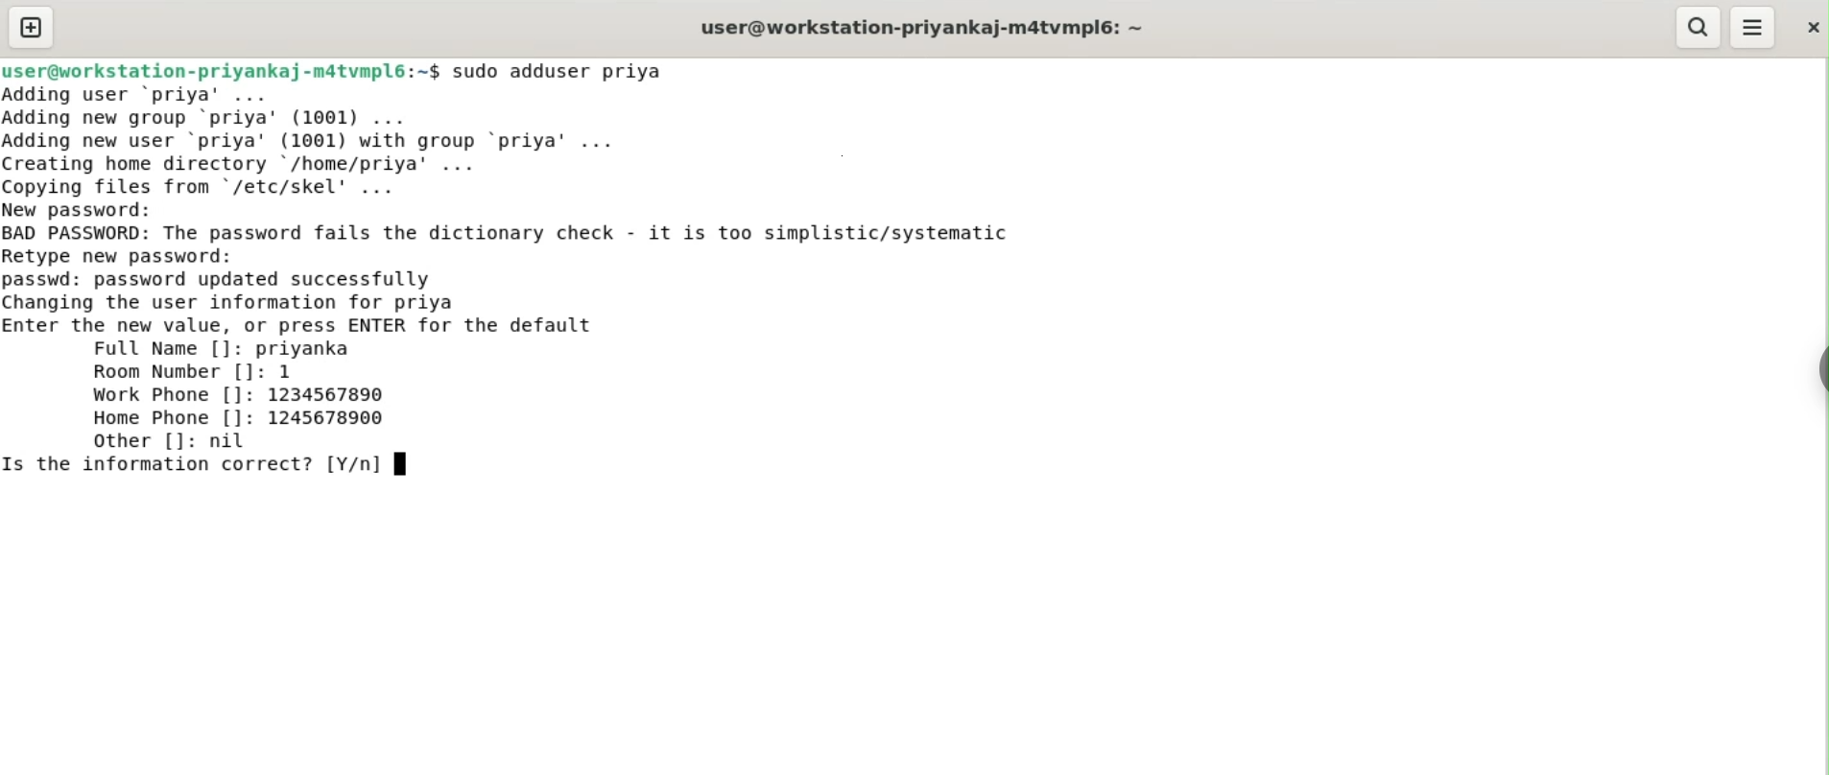  What do you see at coordinates (163, 349) in the screenshot?
I see `full name []:` at bounding box center [163, 349].